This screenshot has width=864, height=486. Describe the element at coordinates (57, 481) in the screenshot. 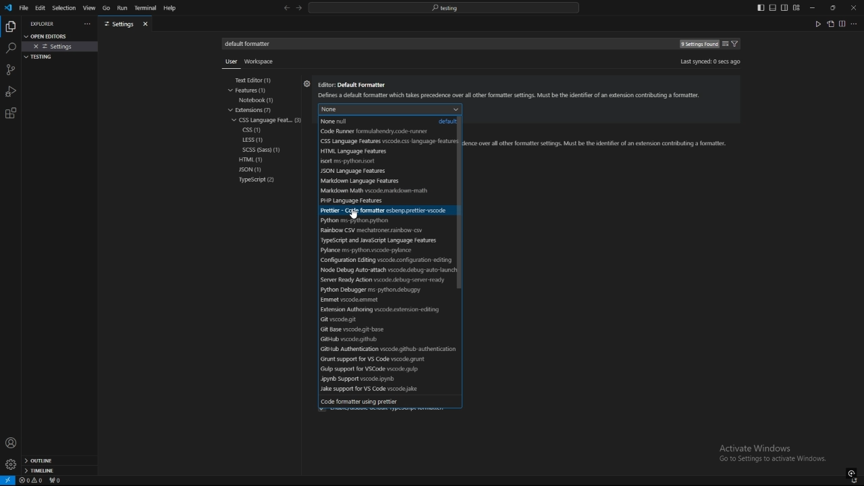

I see `ports forwarded` at that location.